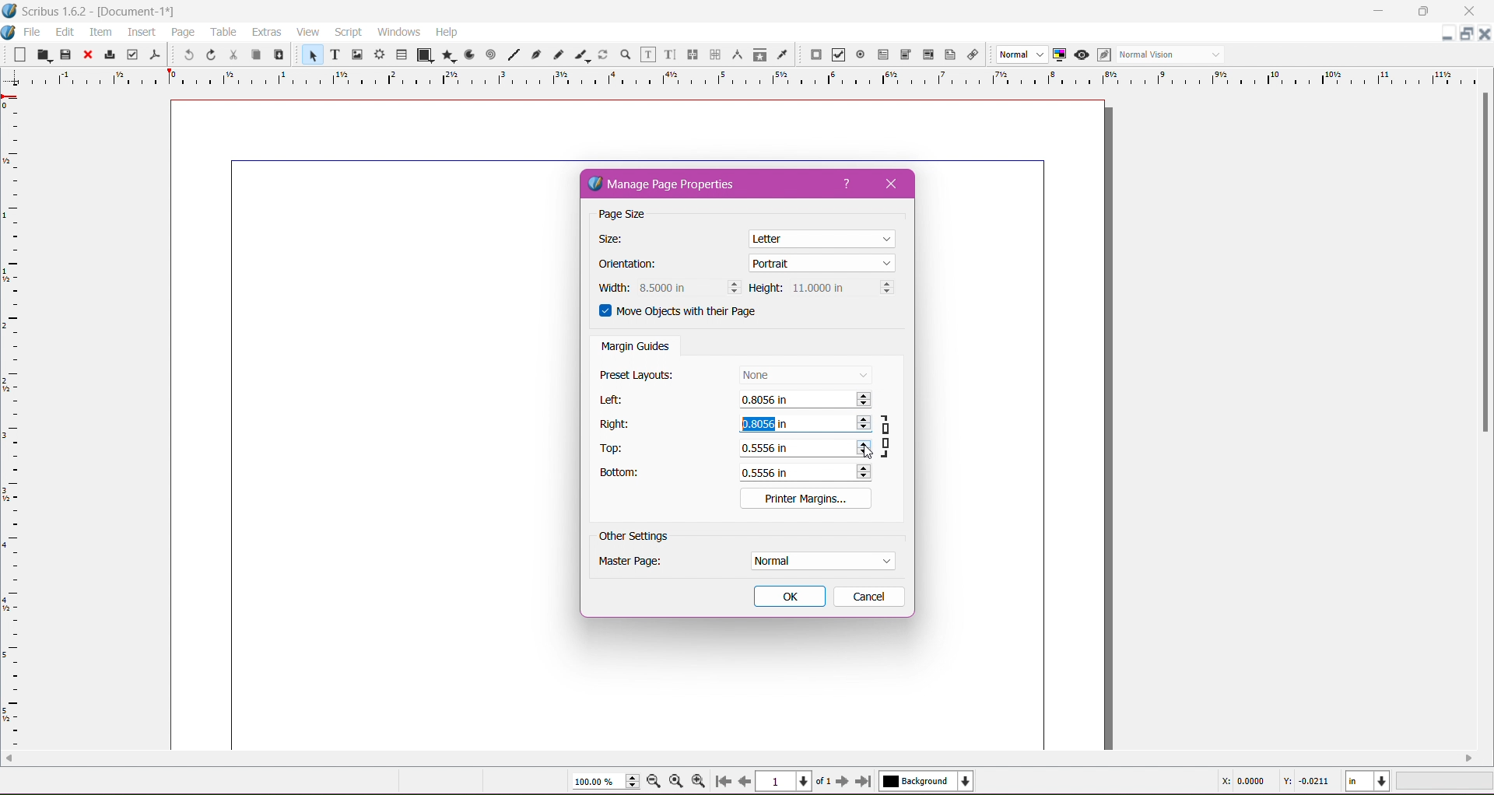 The width and height of the screenshot is (1494, 795). What do you see at coordinates (868, 596) in the screenshot?
I see `Cancel` at bounding box center [868, 596].